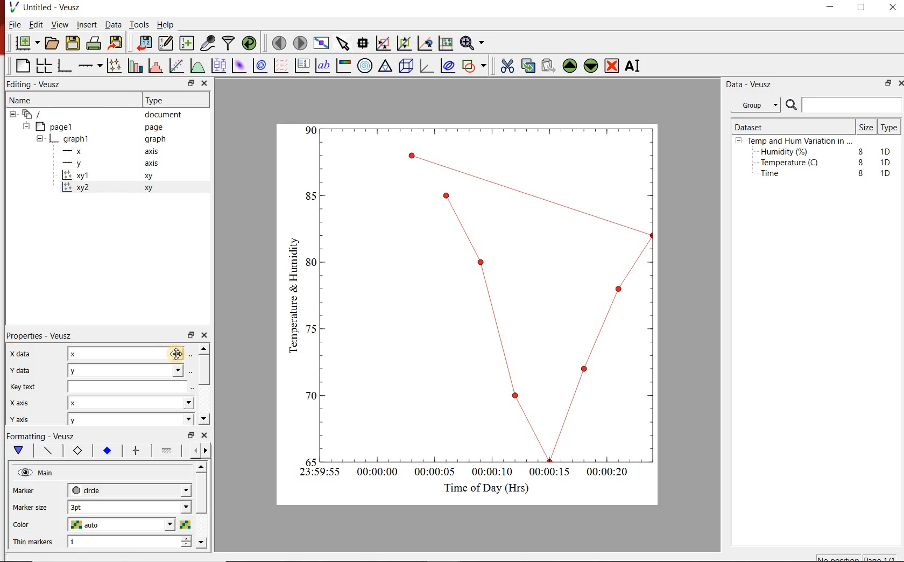  Describe the element at coordinates (278, 43) in the screenshot. I see `move to the previous page` at that location.